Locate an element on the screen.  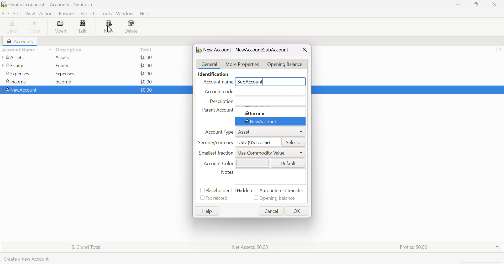
Select... is located at coordinates (295, 143).